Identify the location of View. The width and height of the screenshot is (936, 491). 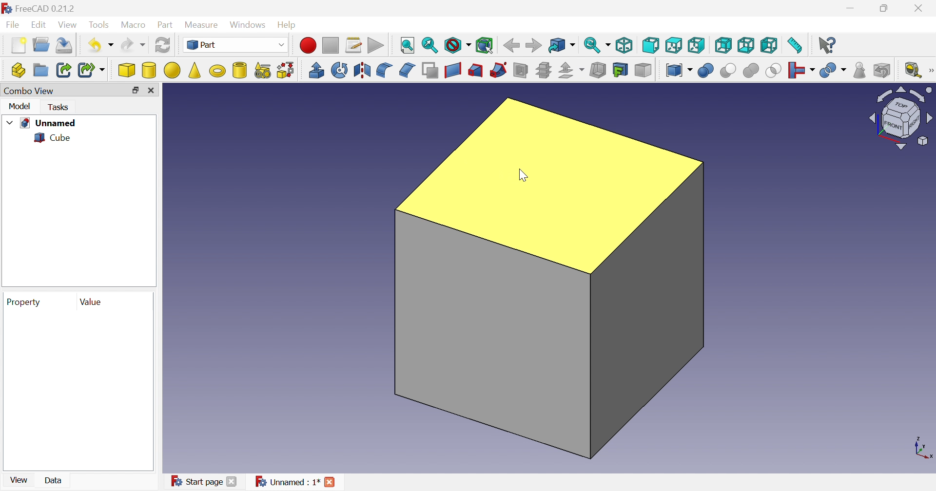
(19, 480).